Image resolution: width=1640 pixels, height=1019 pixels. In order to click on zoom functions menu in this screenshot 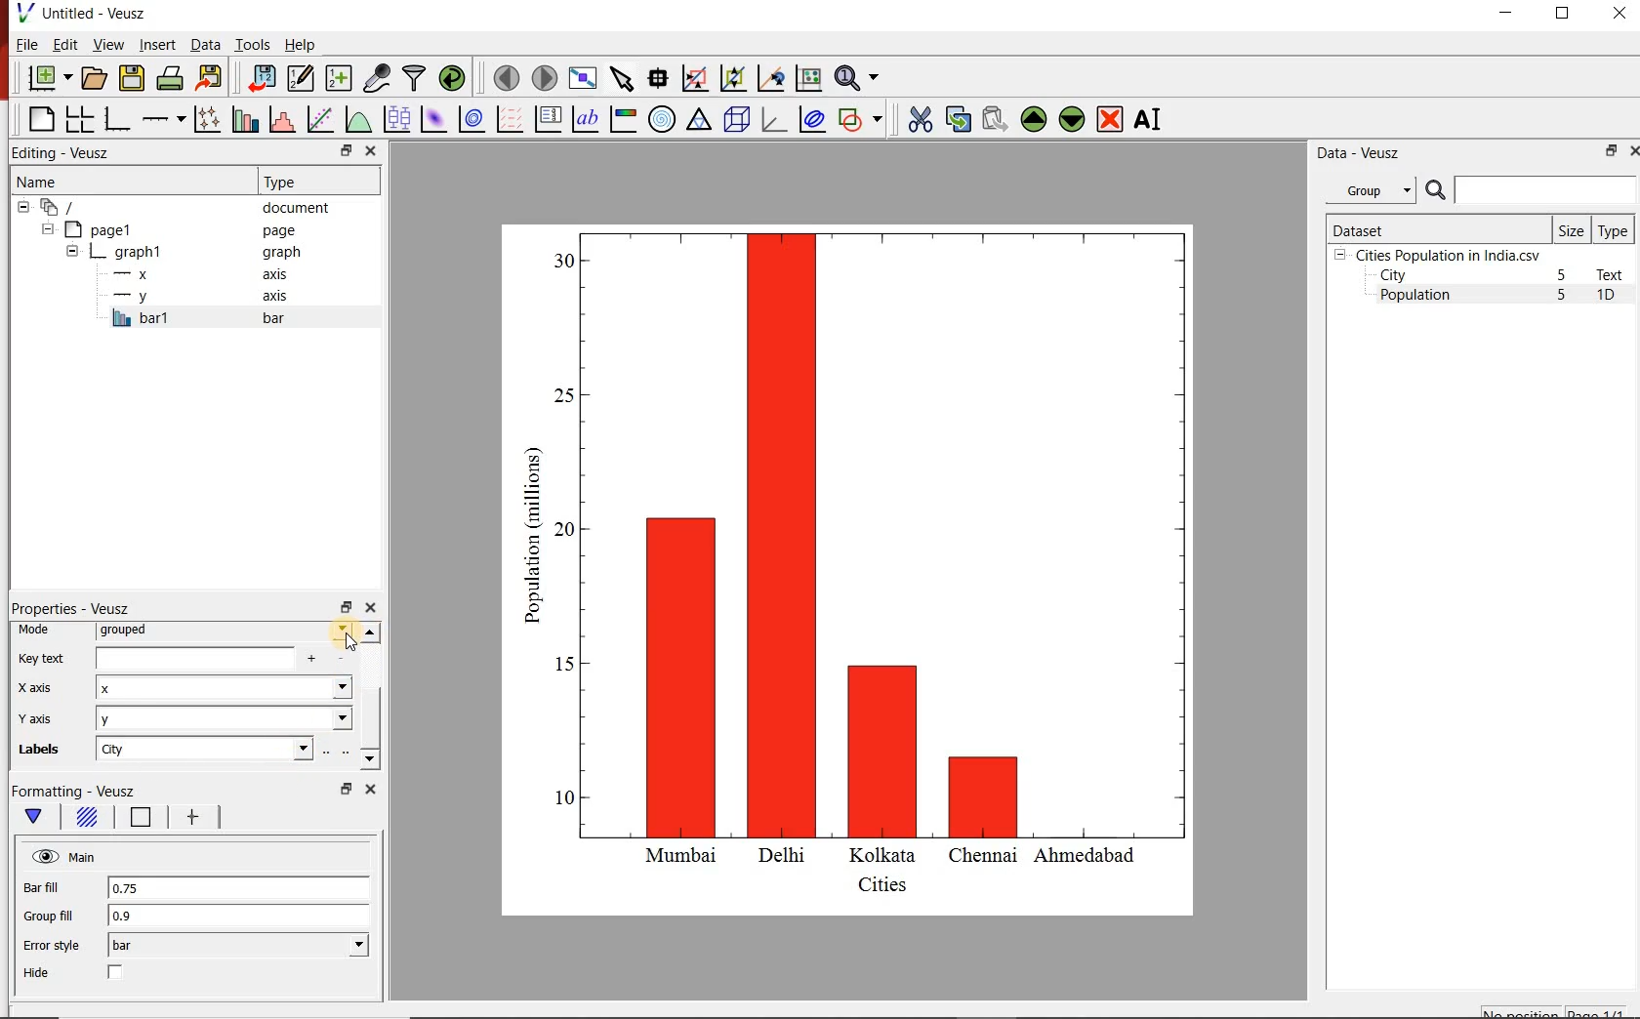, I will do `click(860, 78)`.